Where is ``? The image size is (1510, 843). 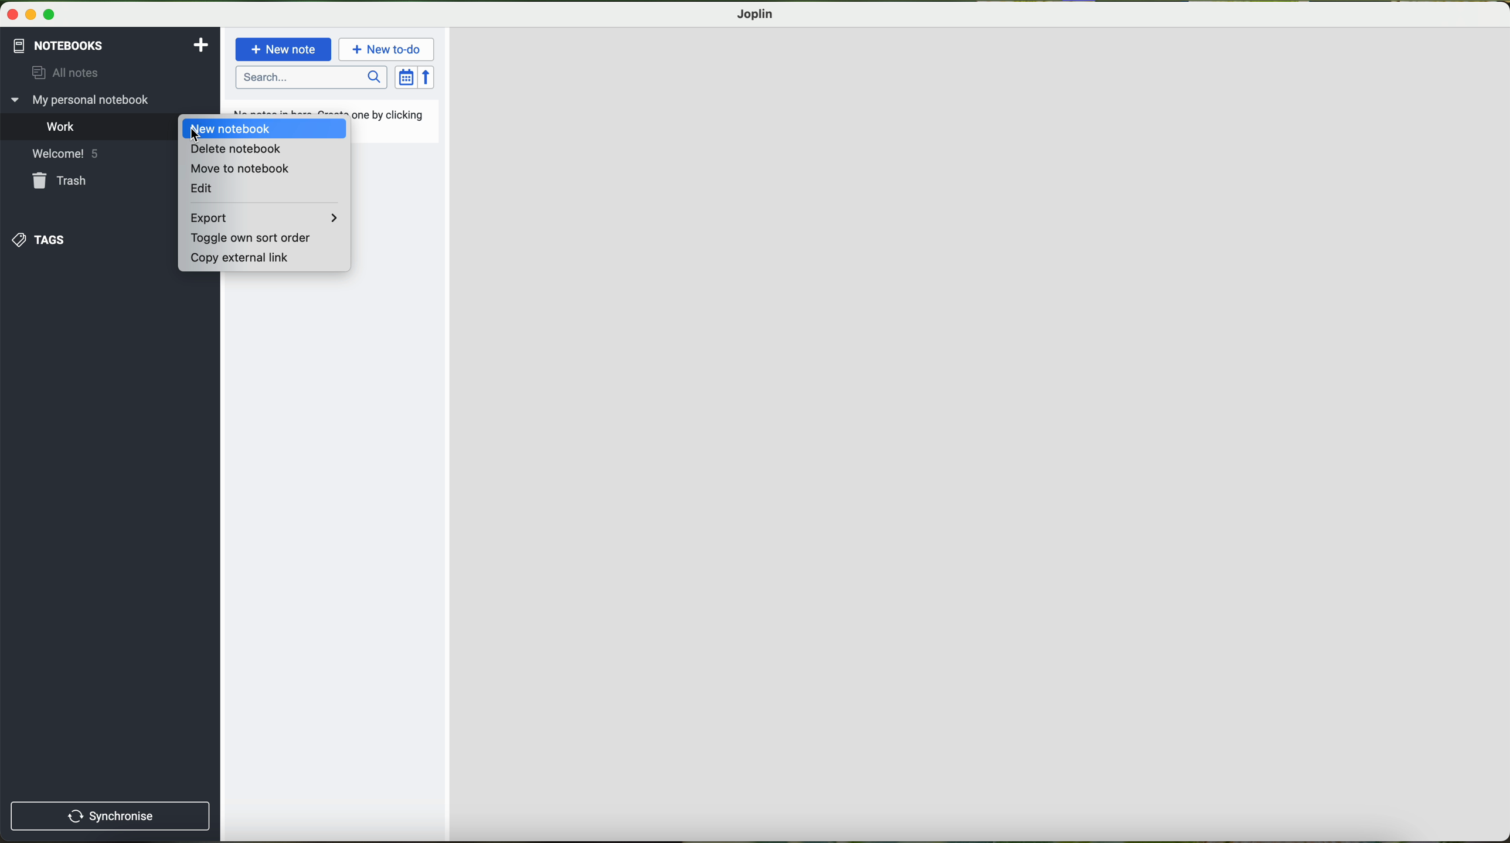  is located at coordinates (406, 77).